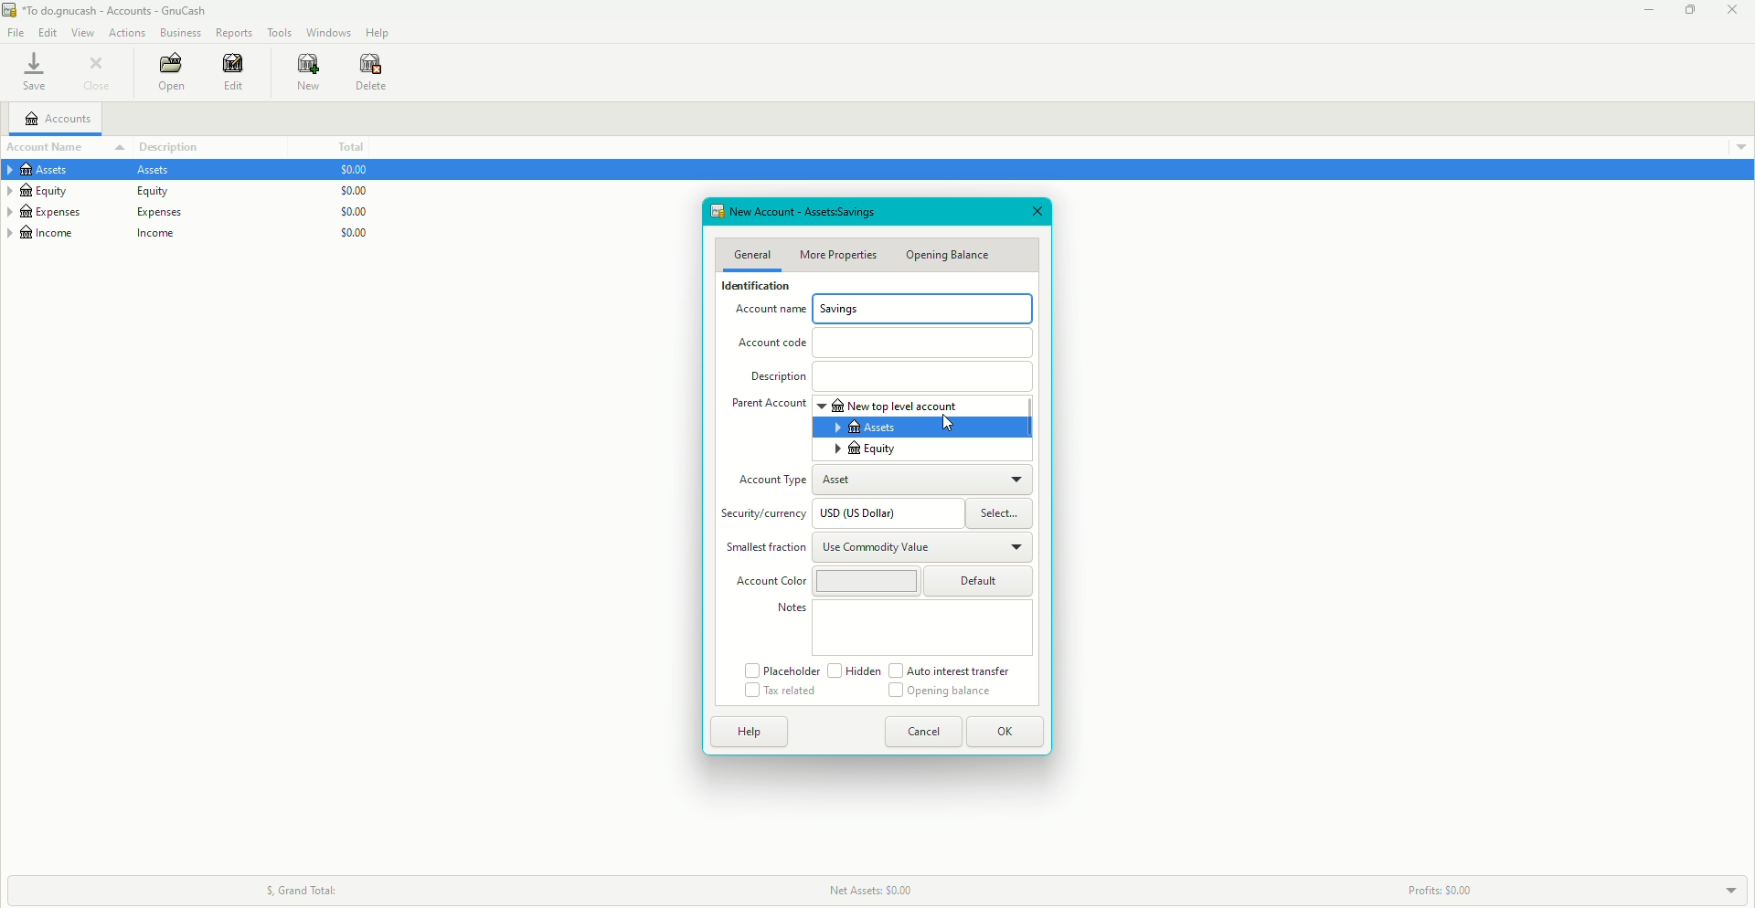  I want to click on Hidden, so click(853, 670).